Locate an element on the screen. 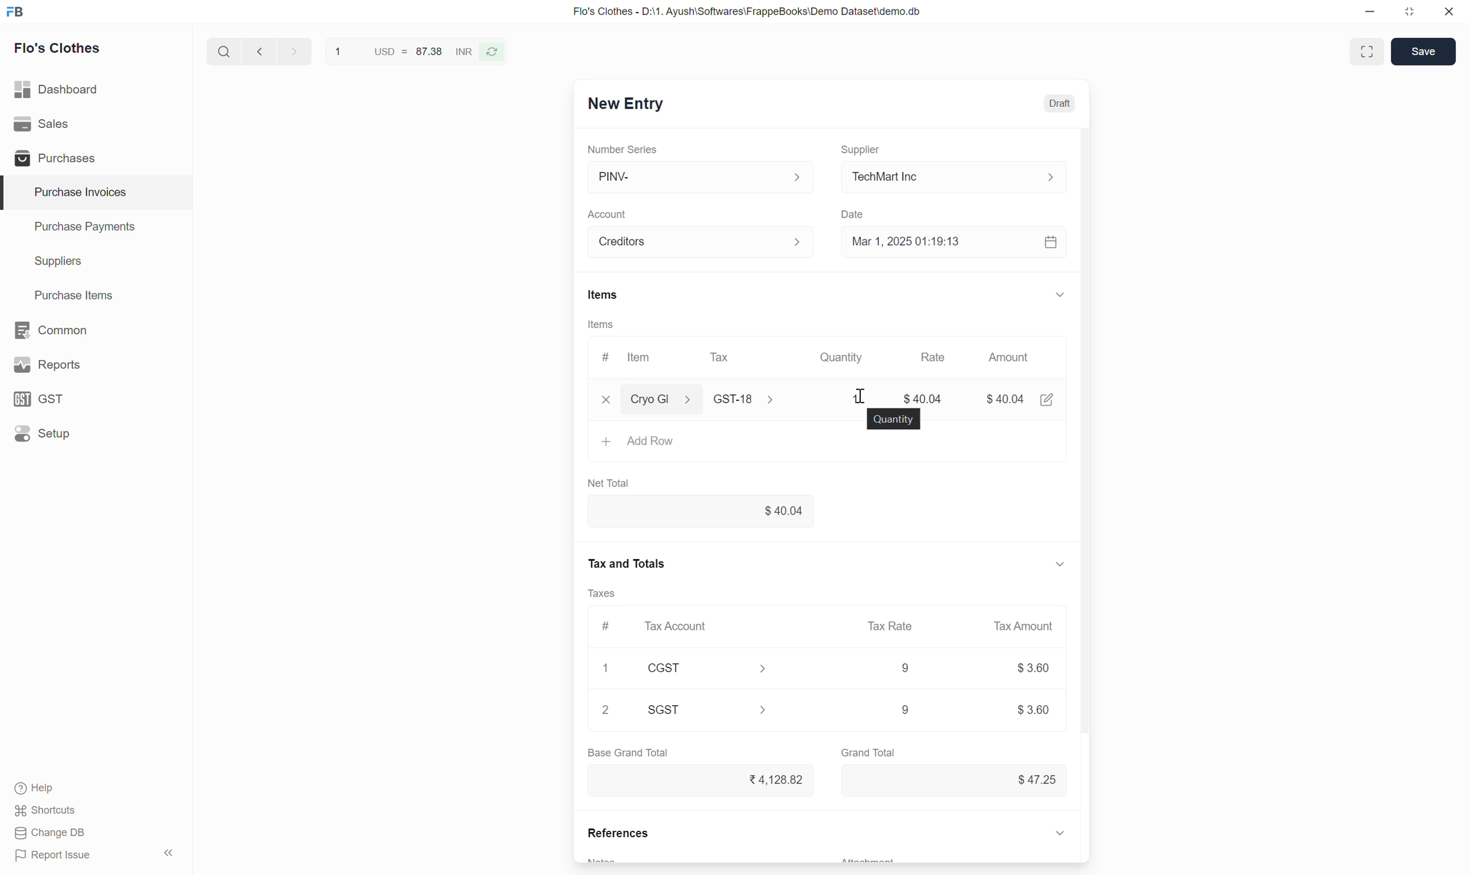  Purchase Items is located at coordinates (67, 293).